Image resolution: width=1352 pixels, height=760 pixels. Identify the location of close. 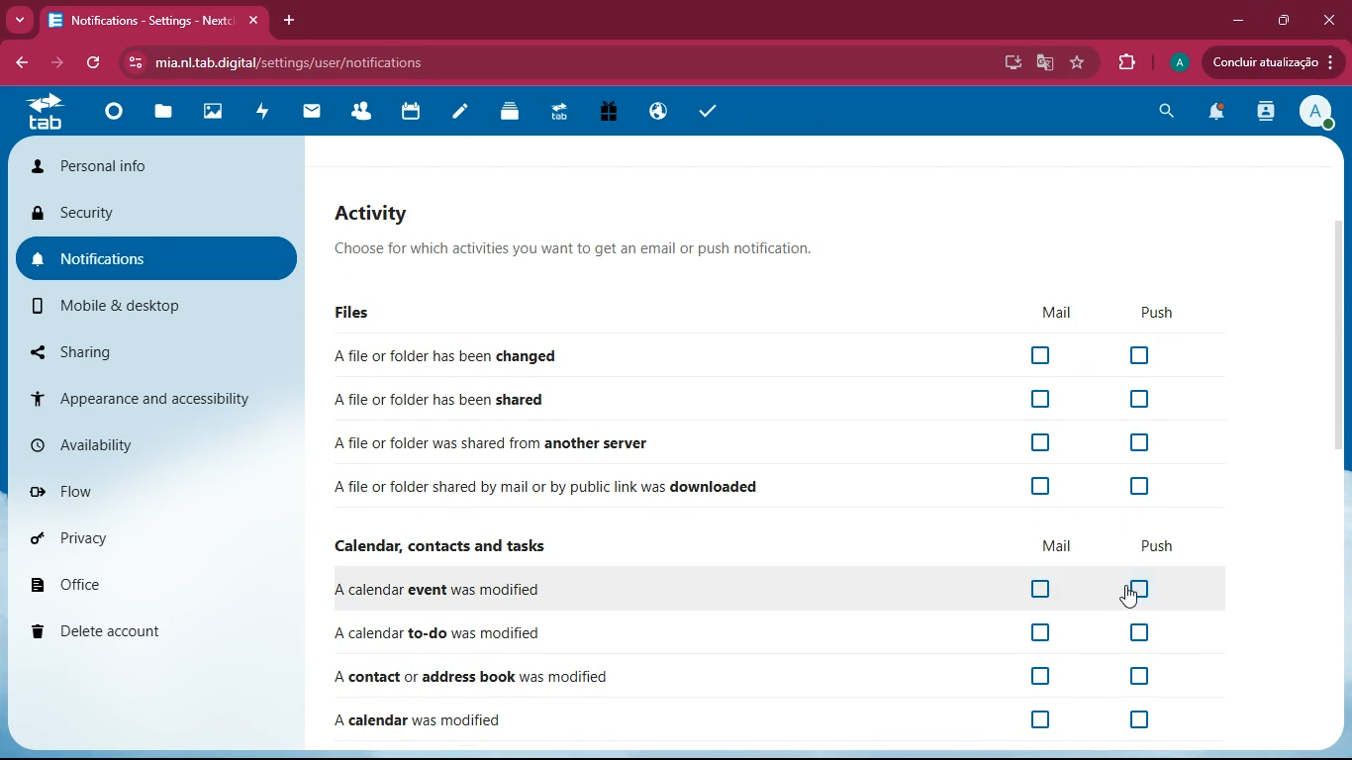
(1332, 20).